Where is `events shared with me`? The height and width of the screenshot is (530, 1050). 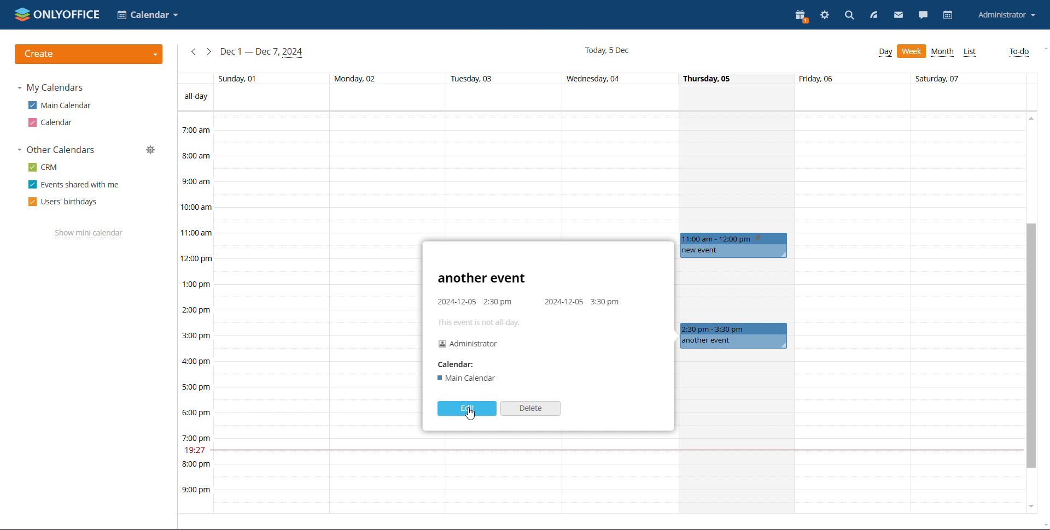 events shared with me is located at coordinates (74, 185).